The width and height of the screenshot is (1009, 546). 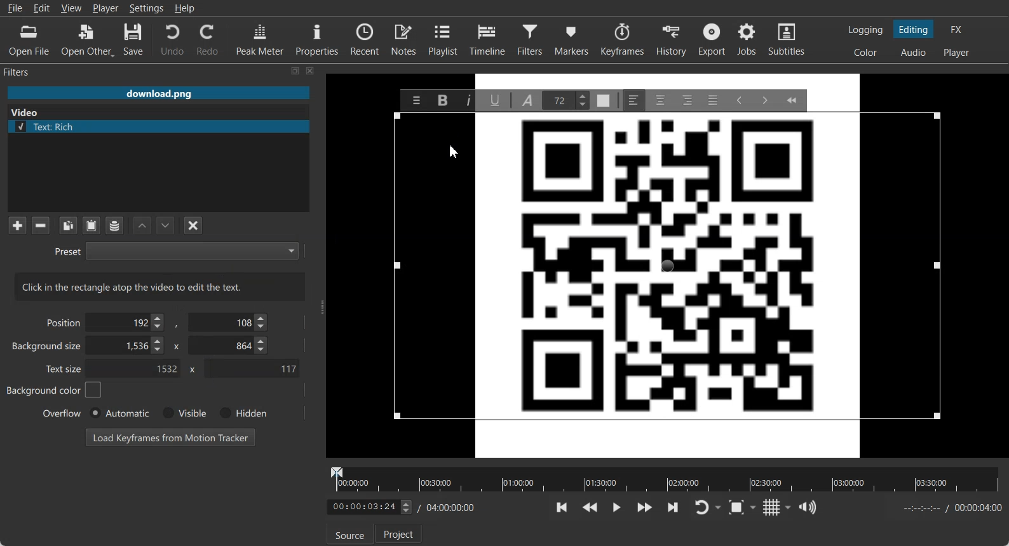 I want to click on Decrease Indent, so click(x=740, y=100).